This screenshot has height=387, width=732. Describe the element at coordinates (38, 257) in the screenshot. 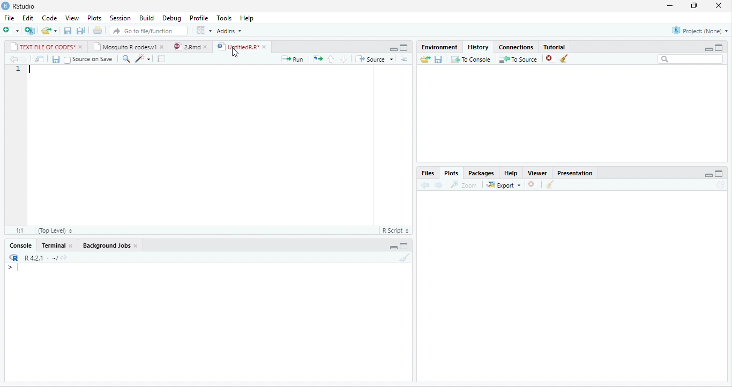

I see `R 4.2.1.~/` at that location.